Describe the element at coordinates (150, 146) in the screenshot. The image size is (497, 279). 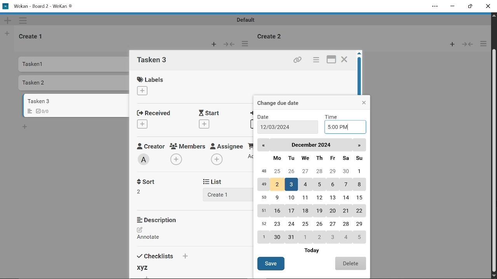
I see `Creator` at that location.